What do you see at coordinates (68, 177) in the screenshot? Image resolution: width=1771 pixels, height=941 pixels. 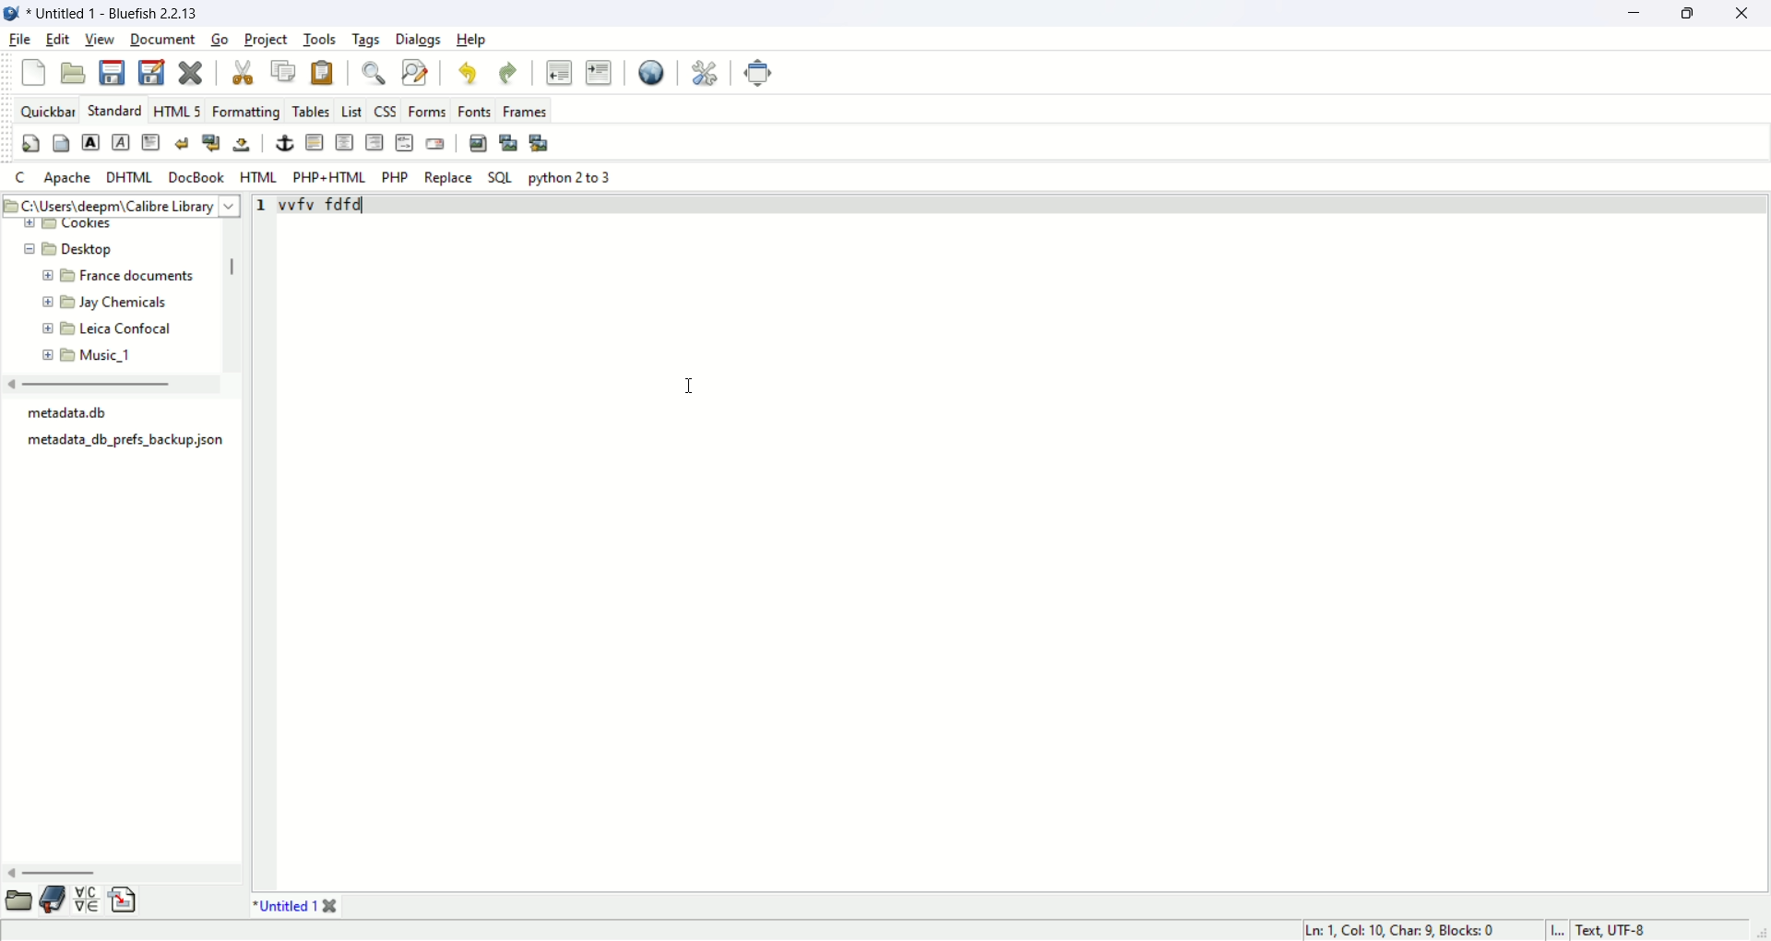 I see `apache` at bounding box center [68, 177].